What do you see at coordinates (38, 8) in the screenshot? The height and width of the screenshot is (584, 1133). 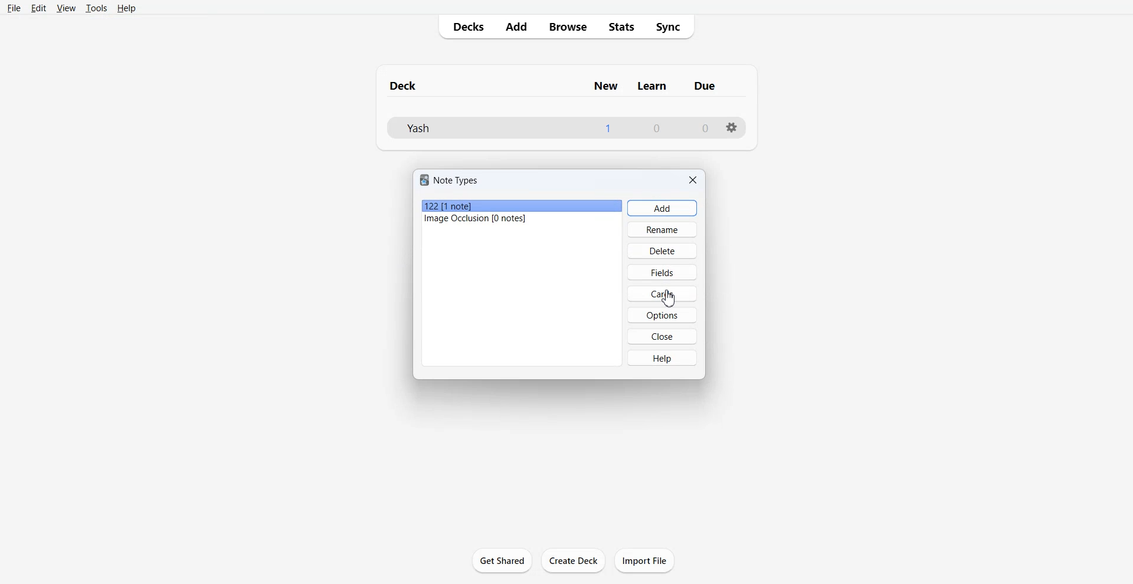 I see `Edit` at bounding box center [38, 8].